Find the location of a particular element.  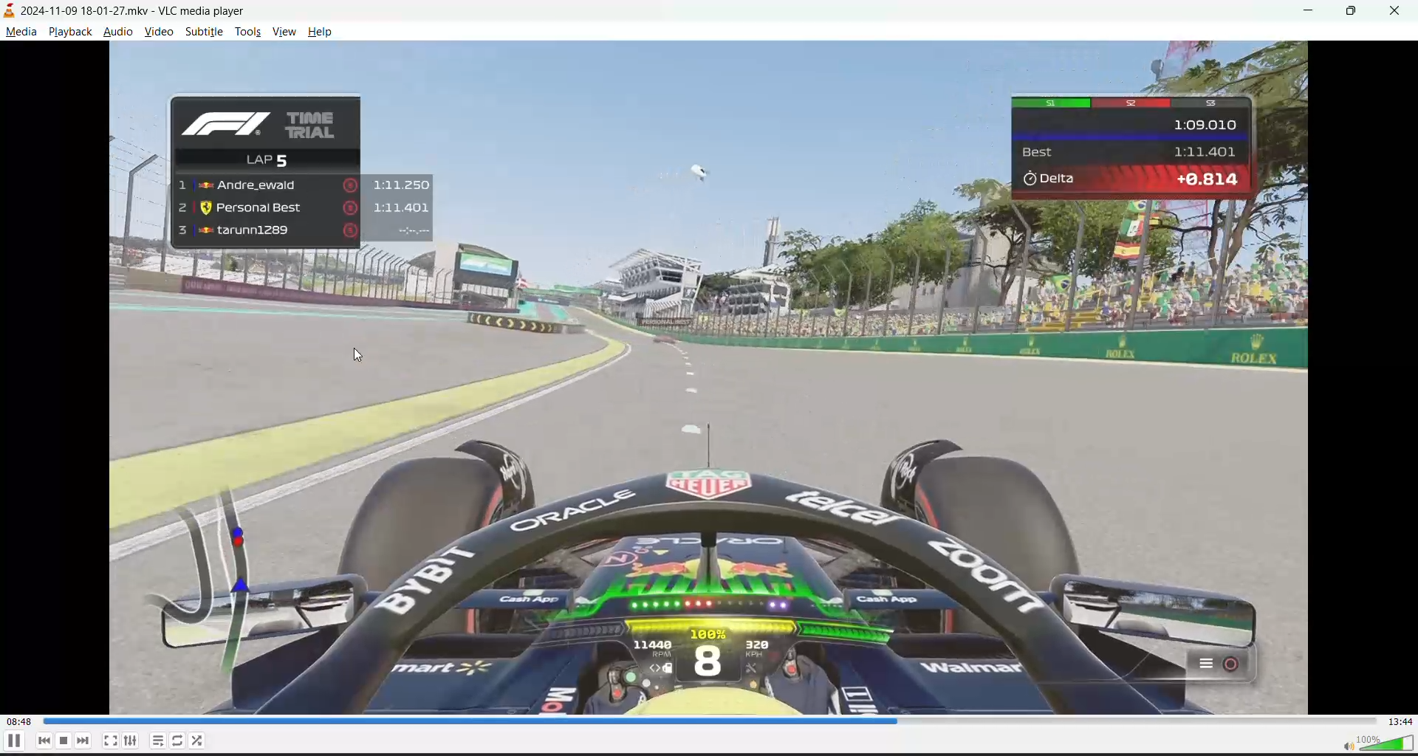

next is located at coordinates (82, 740).